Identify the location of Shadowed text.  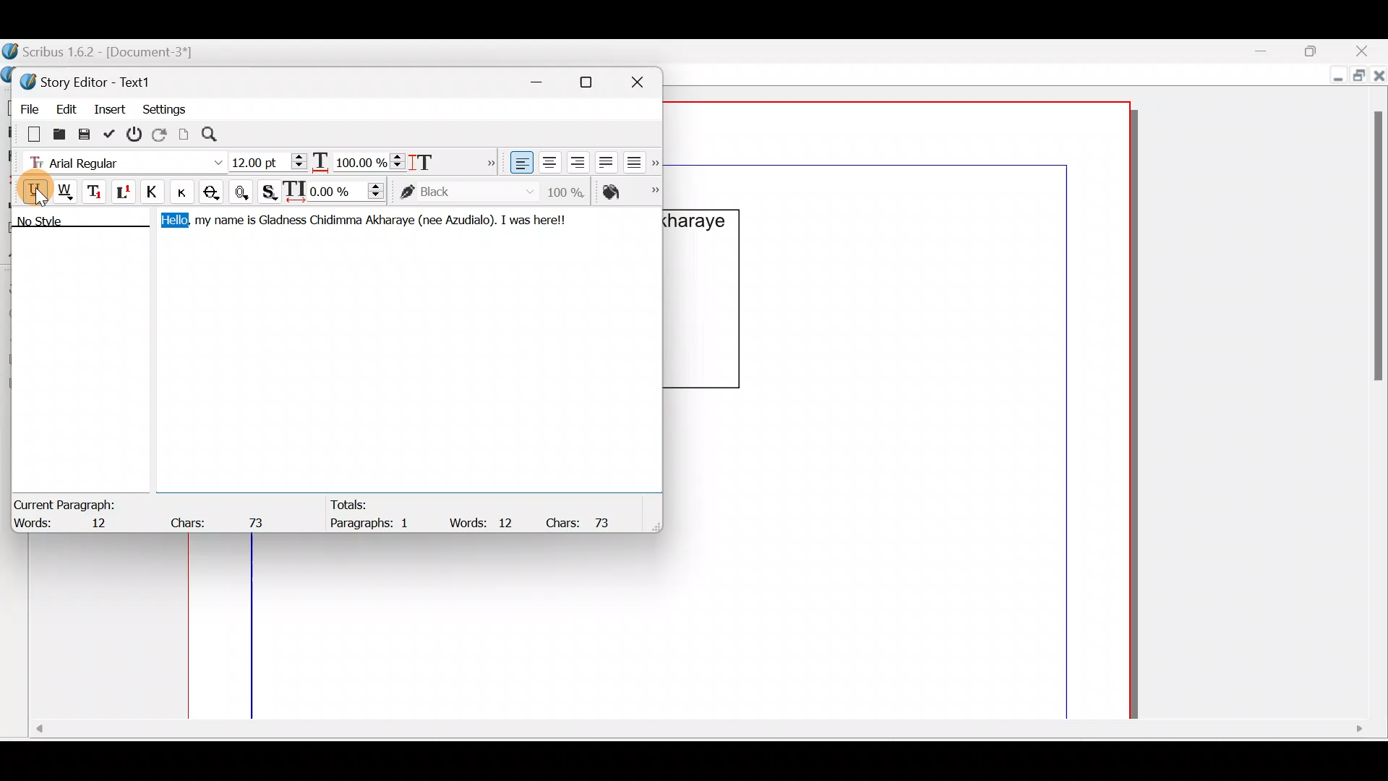
(271, 190).